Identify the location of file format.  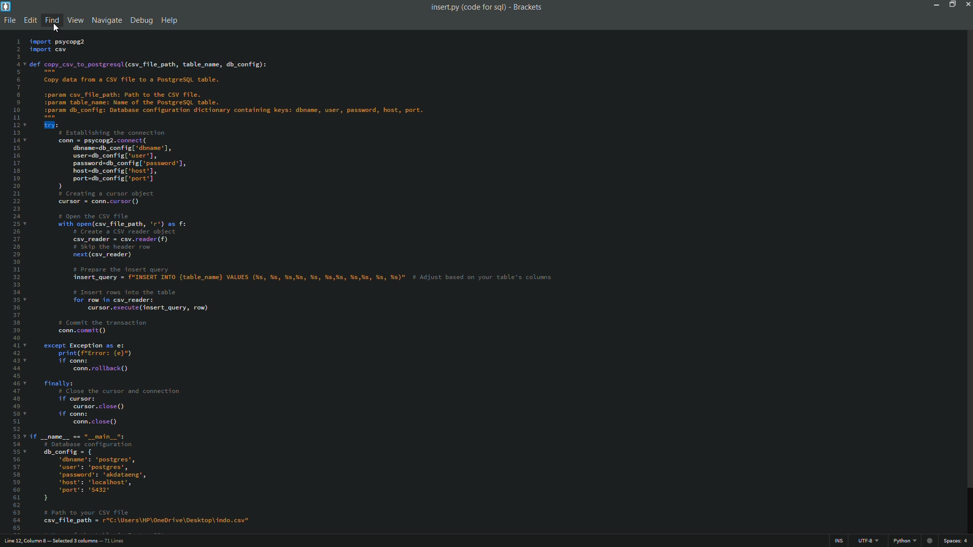
(907, 541).